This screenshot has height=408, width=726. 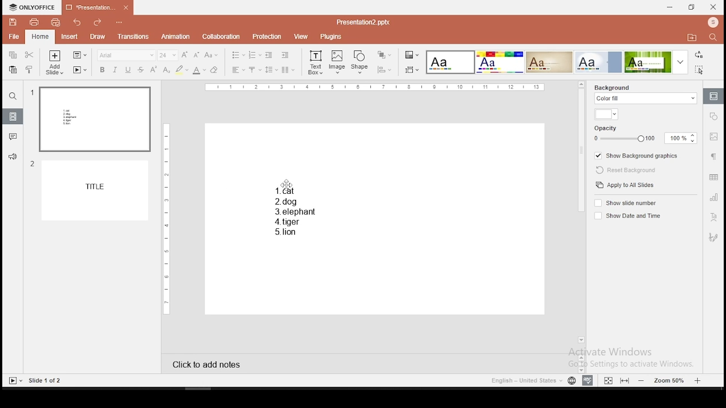 I want to click on search, so click(x=715, y=39).